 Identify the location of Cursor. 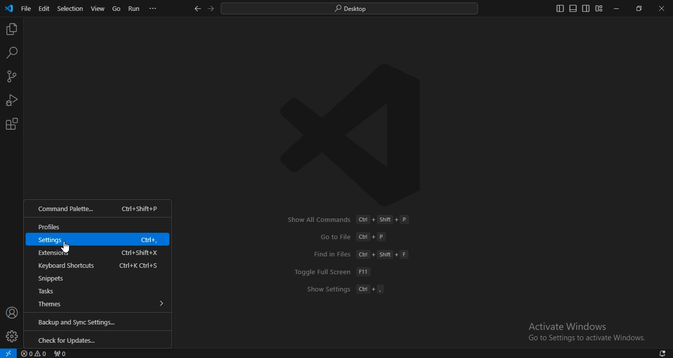
(65, 248).